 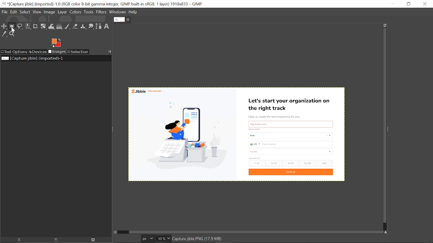 I want to click on Select, so click(x=25, y=12).